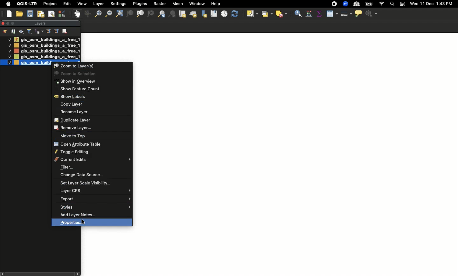 The height and width of the screenshot is (276, 458). I want to click on Filter legend, so click(30, 31).